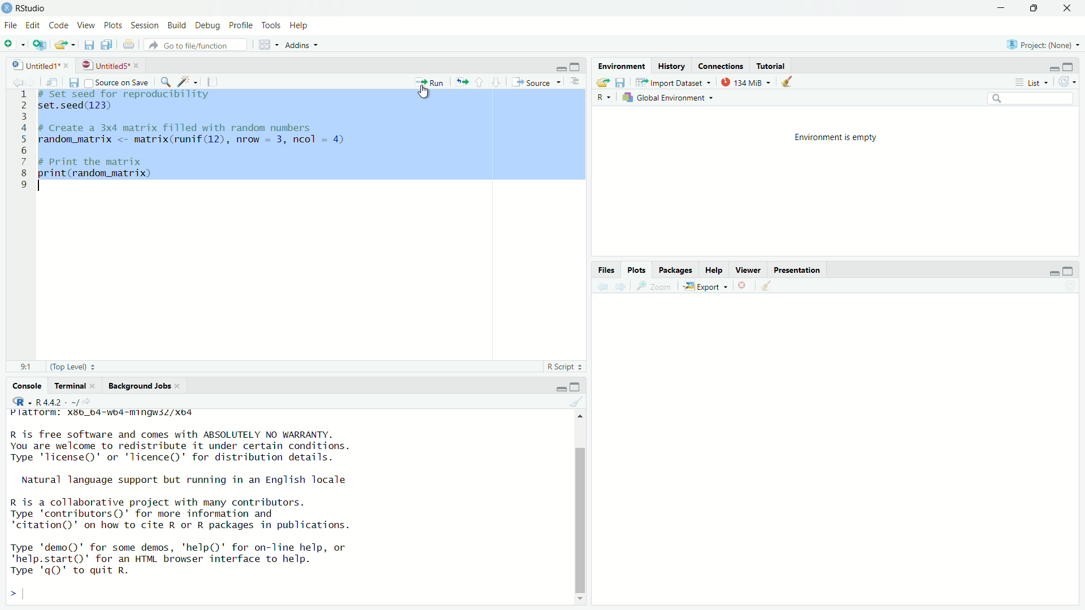  I want to click on 91 (Top Level) =, so click(59, 365).